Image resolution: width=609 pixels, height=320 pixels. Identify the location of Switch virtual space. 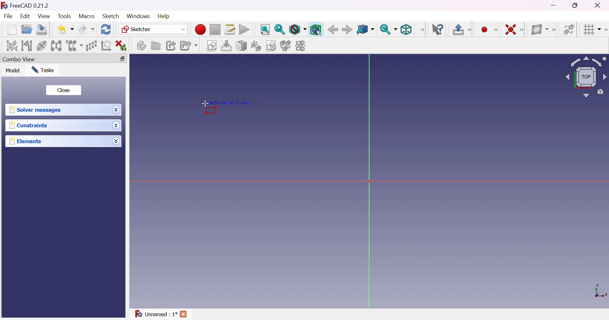
(569, 30).